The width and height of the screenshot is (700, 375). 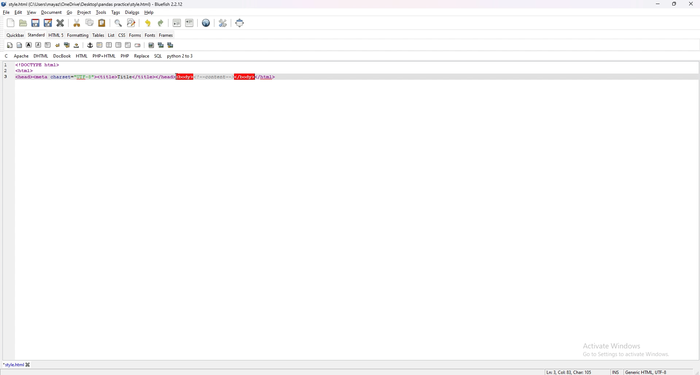 I want to click on insert thumbnail, so click(x=160, y=45).